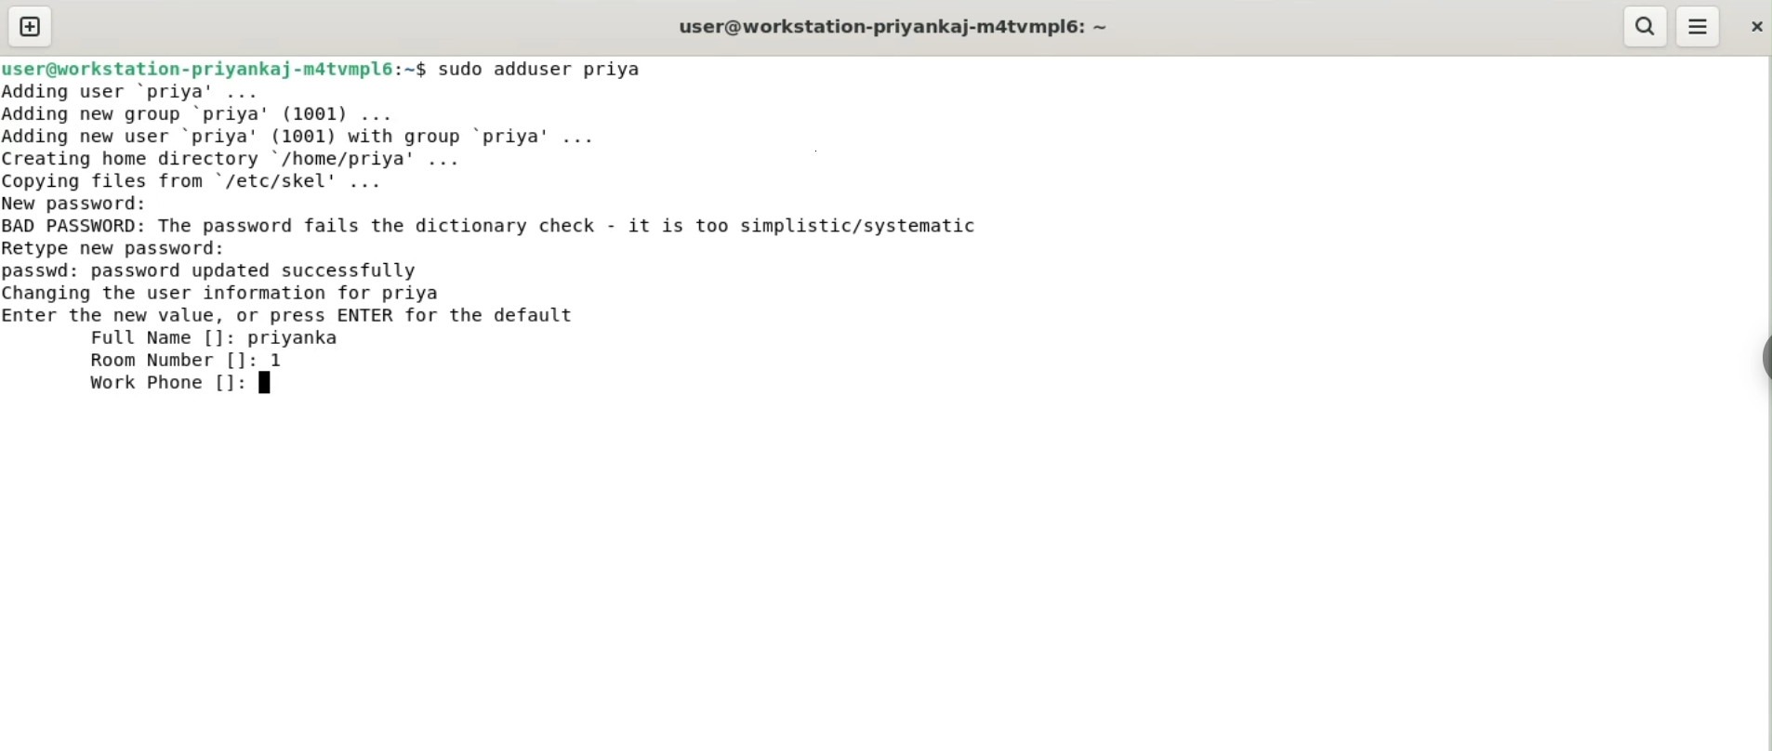 This screenshot has width=1772, height=751. I want to click on room number, so click(153, 362).